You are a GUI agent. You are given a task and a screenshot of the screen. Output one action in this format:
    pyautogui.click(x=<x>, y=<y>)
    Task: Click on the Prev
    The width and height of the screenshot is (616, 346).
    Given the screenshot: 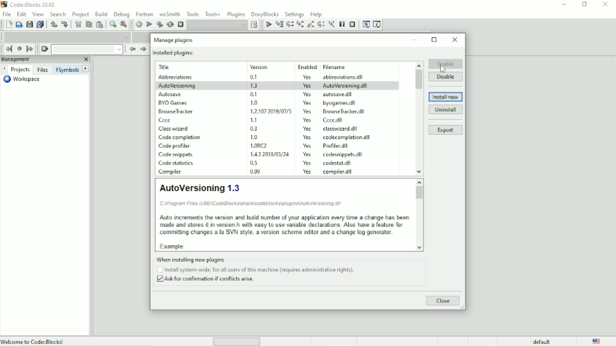 What is the action you would take?
    pyautogui.click(x=5, y=69)
    